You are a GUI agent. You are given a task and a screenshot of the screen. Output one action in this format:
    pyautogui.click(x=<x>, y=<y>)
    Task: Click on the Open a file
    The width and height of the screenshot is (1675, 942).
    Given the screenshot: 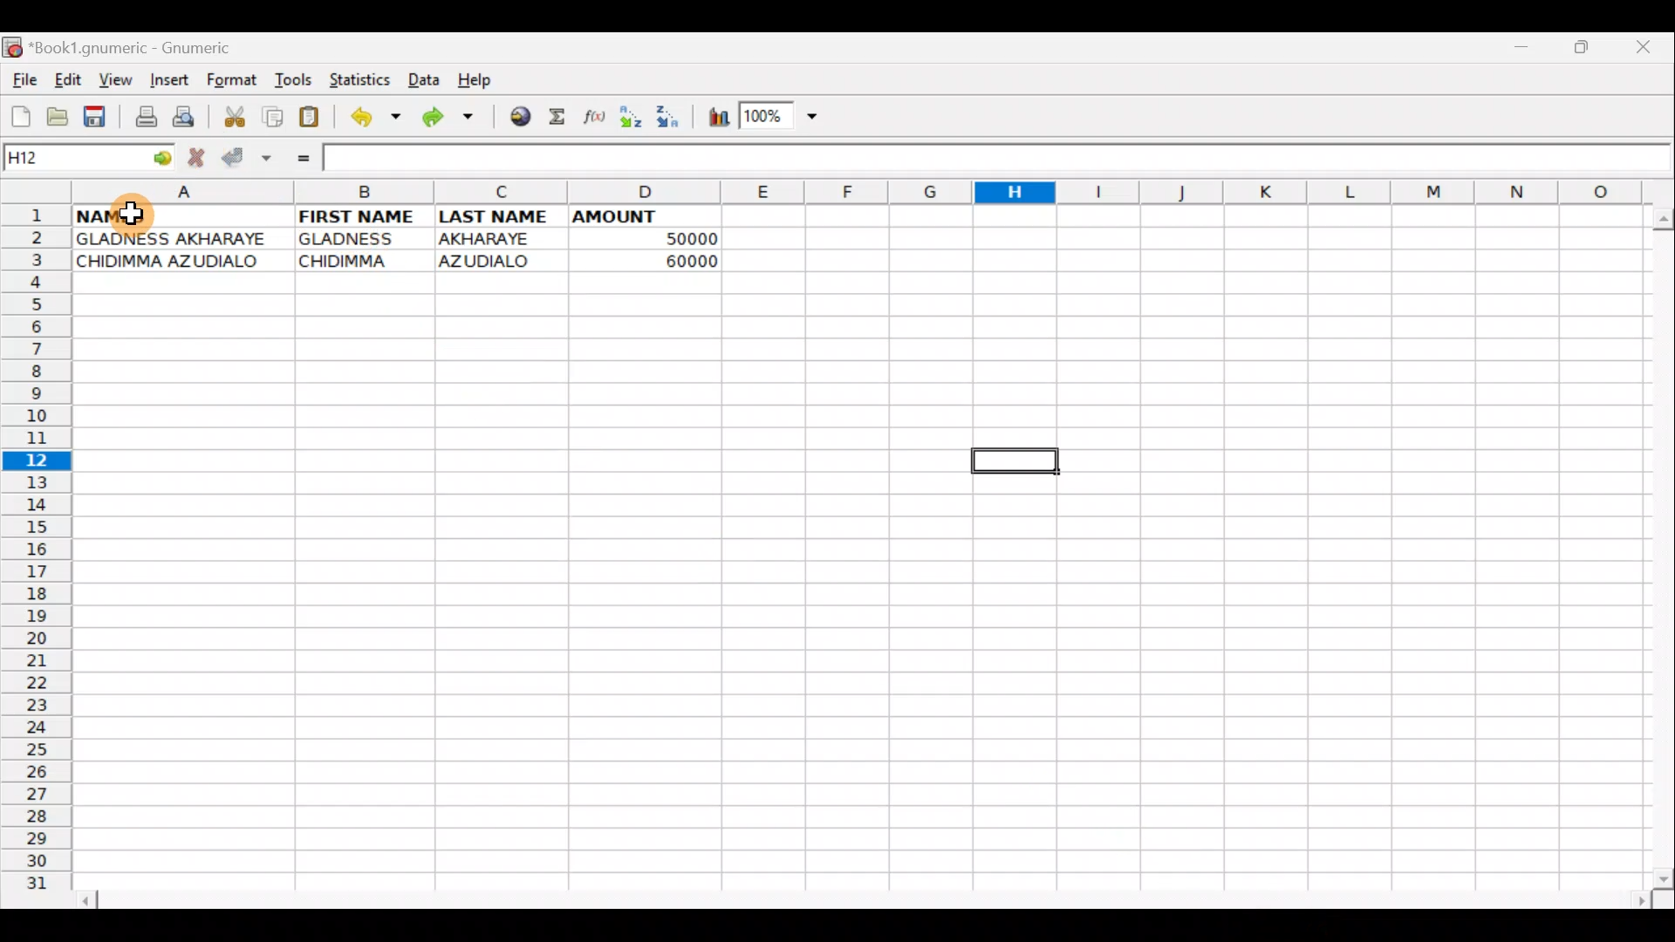 What is the action you would take?
    pyautogui.click(x=59, y=116)
    